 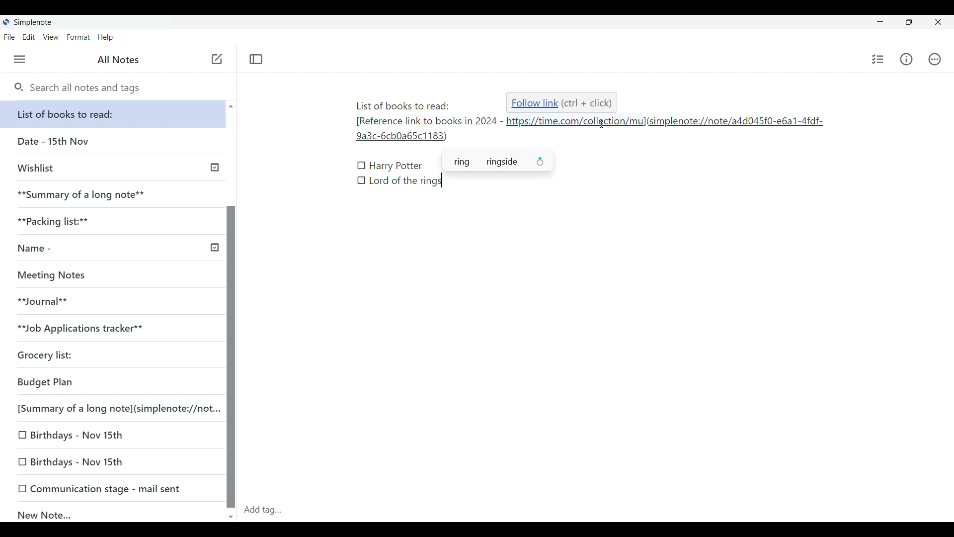 What do you see at coordinates (397, 167) in the screenshot?
I see `Harry Potter` at bounding box center [397, 167].